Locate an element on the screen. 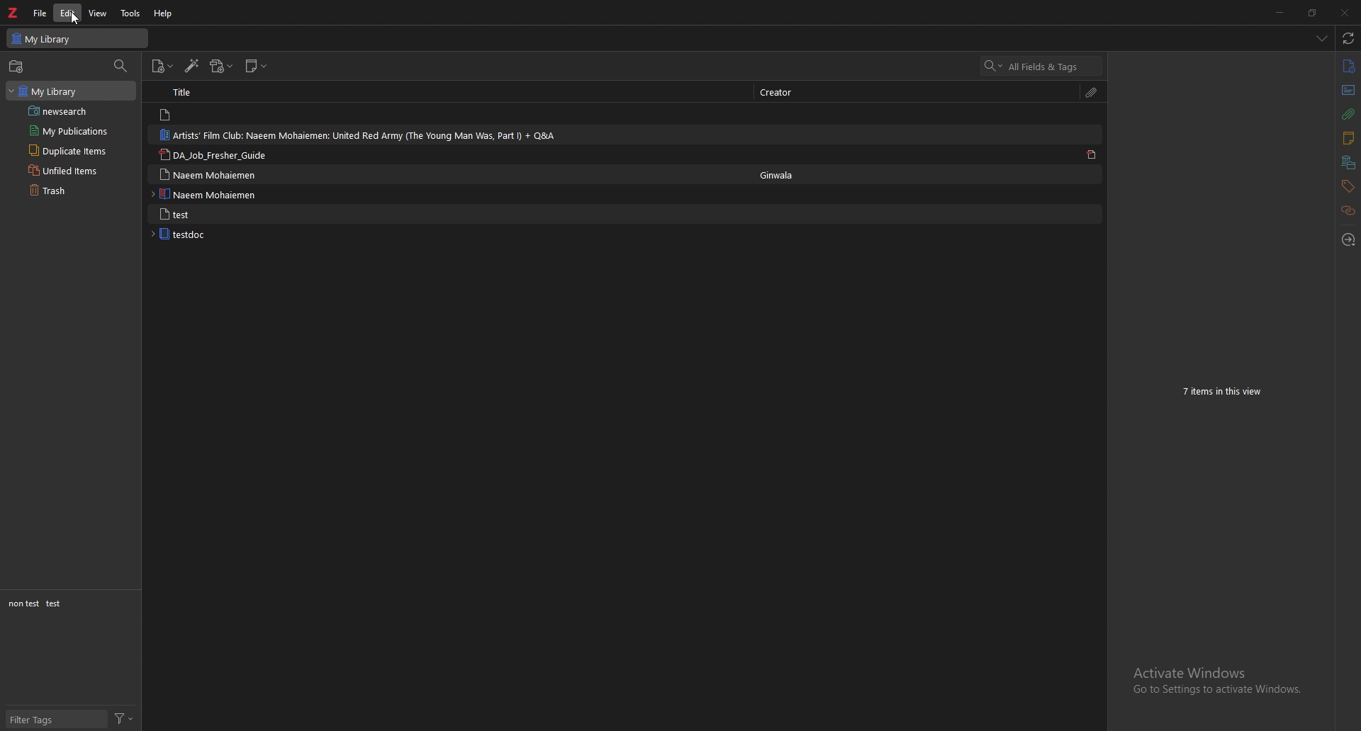 The height and width of the screenshot is (731, 1361). creator is located at coordinates (785, 91).